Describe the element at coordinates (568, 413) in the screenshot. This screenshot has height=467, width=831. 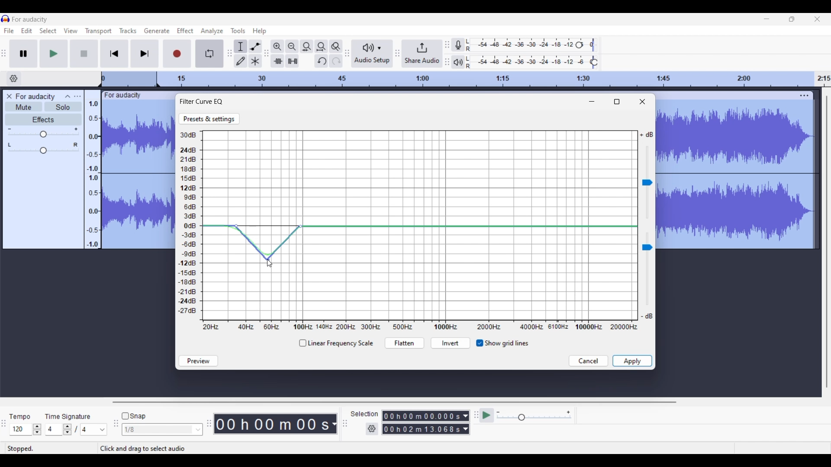
I see `Max. playback speed` at that location.